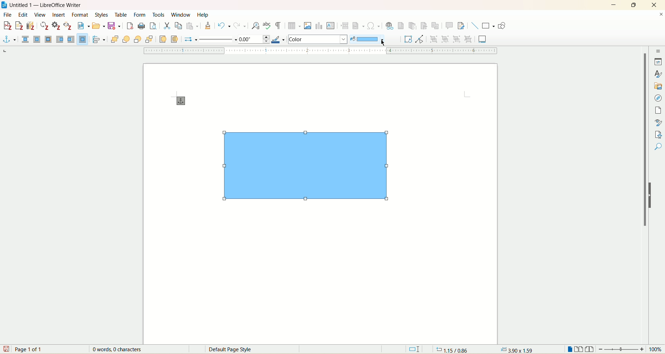 Image resolution: width=665 pixels, height=354 pixels. Describe the element at coordinates (167, 25) in the screenshot. I see `cut` at that location.